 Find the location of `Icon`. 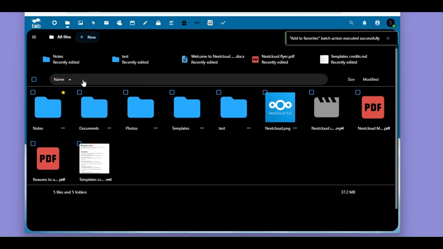

Icon is located at coordinates (188, 108).